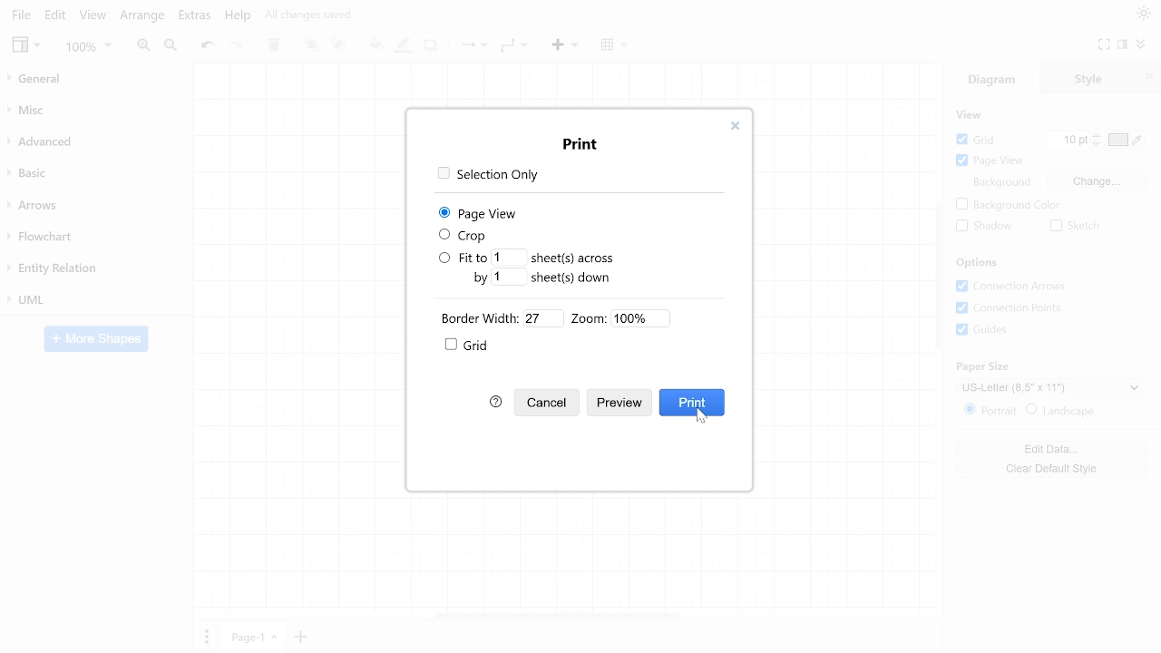  I want to click on Flowchart, so click(94, 237).